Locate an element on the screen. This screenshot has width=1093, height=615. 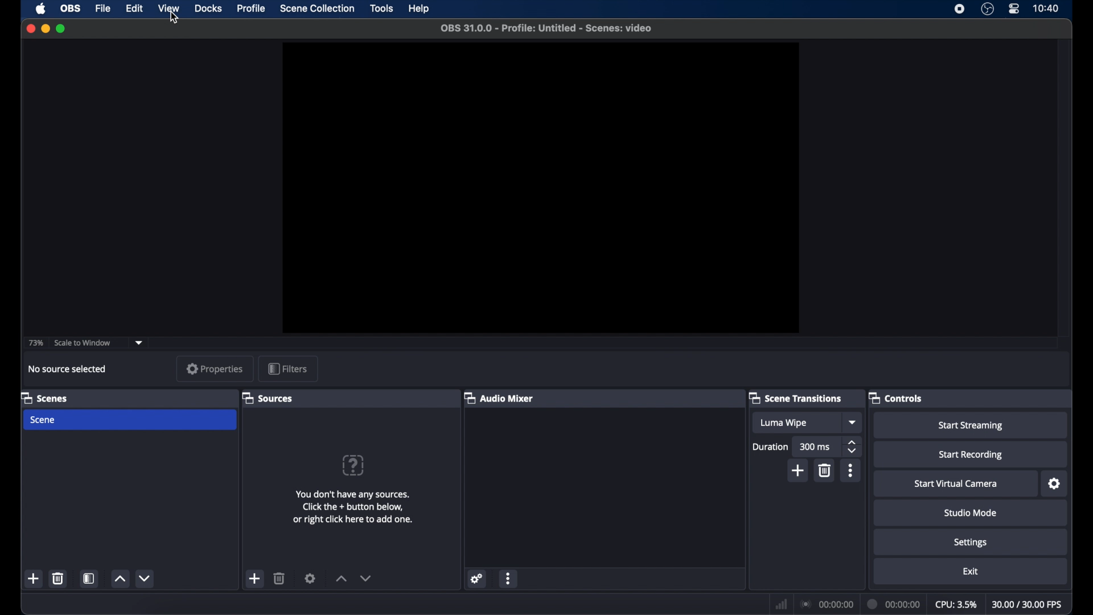
cpu: 3.5% is located at coordinates (956, 604).